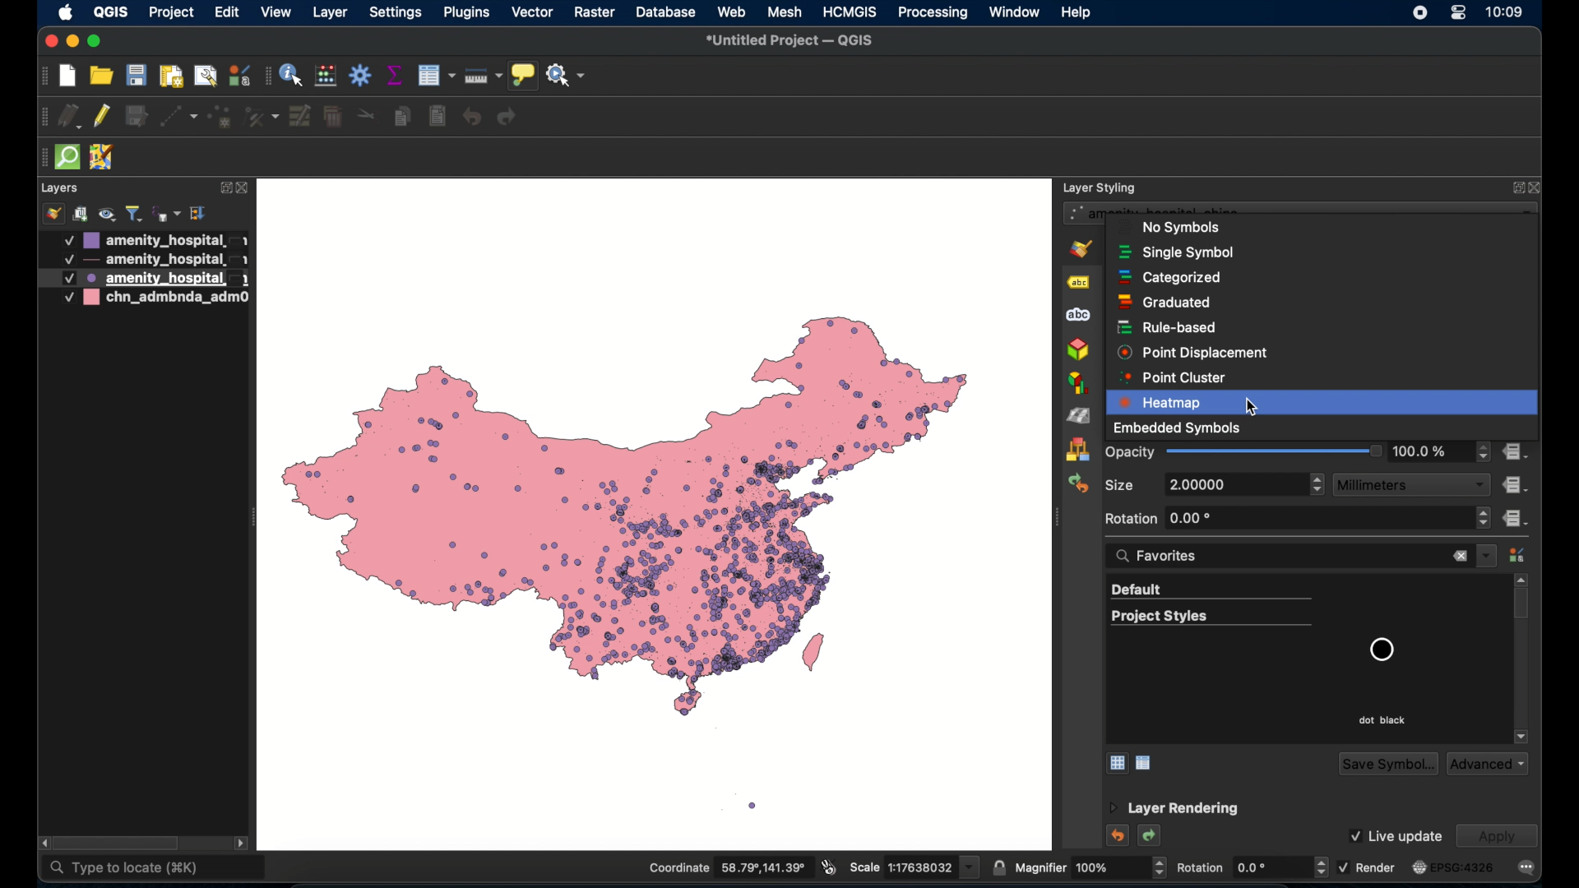  Describe the element at coordinates (1169, 327) in the screenshot. I see `rule based` at that location.